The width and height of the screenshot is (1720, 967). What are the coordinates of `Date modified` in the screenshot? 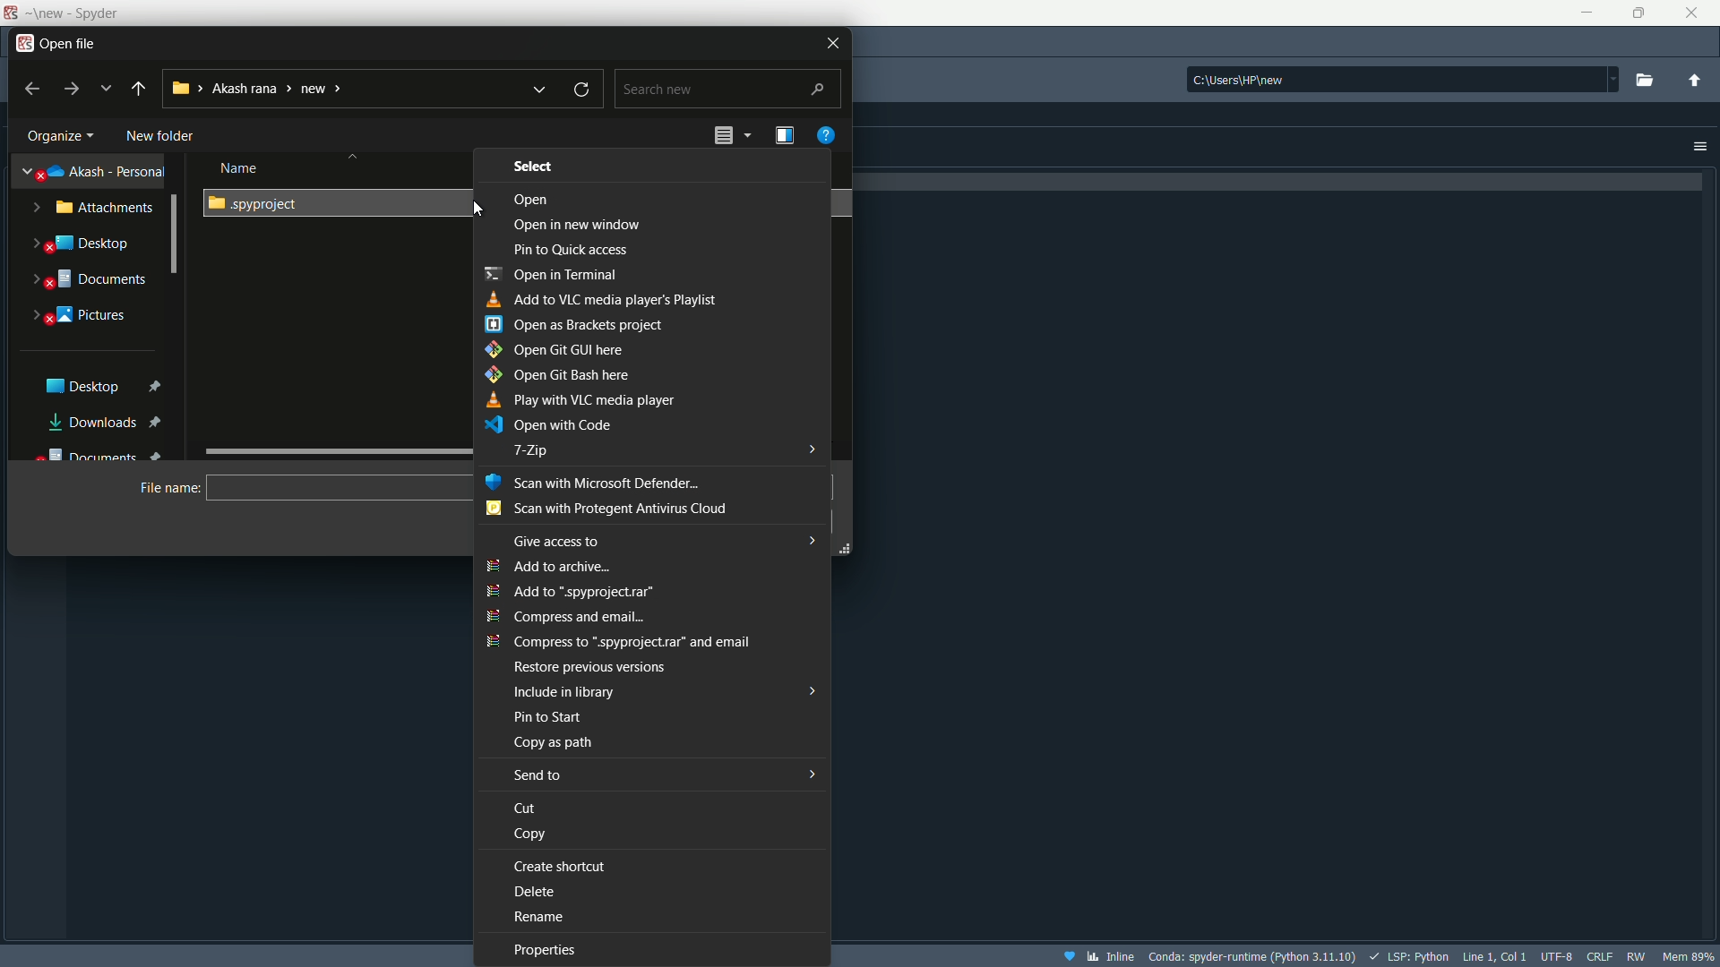 It's located at (551, 167).